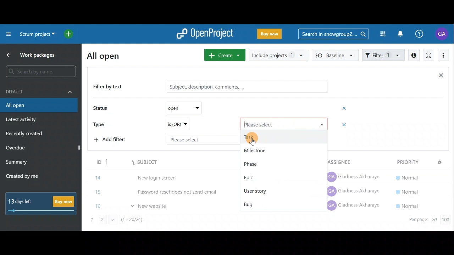  What do you see at coordinates (43, 203) in the screenshot?
I see `Buy now` at bounding box center [43, 203].